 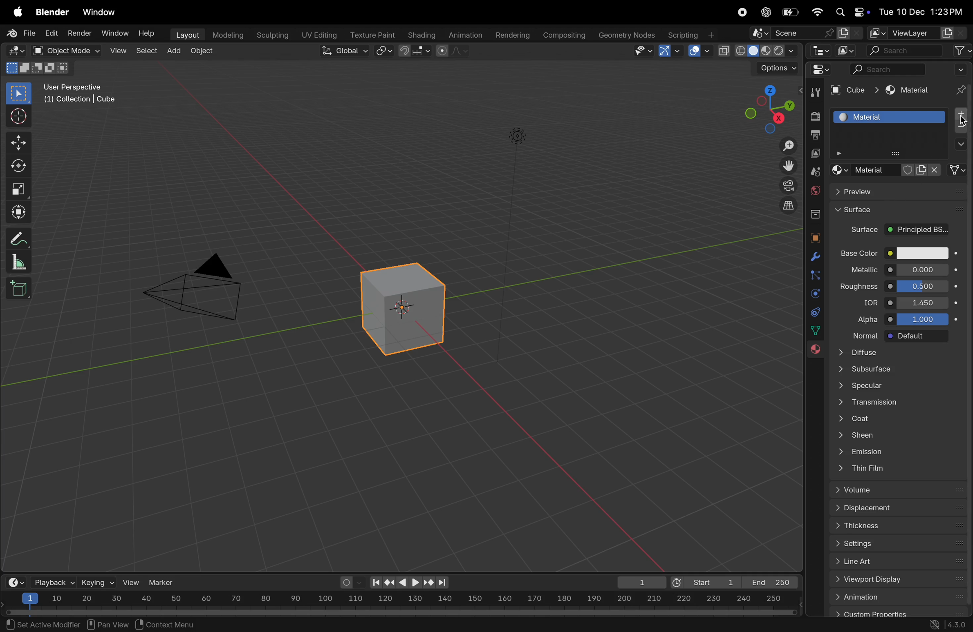 What do you see at coordinates (108, 623) in the screenshot?
I see `pan view` at bounding box center [108, 623].